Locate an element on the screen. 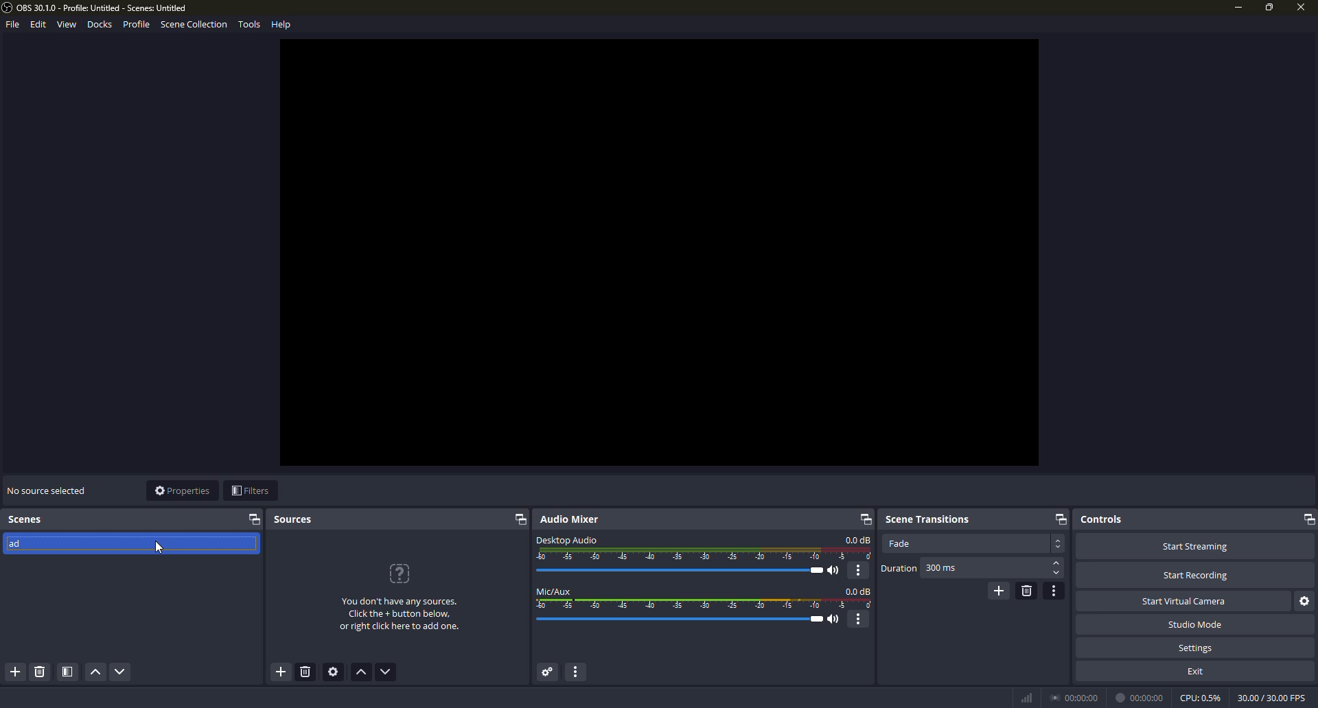 The image size is (1318, 708). open scene filters is located at coordinates (68, 672).